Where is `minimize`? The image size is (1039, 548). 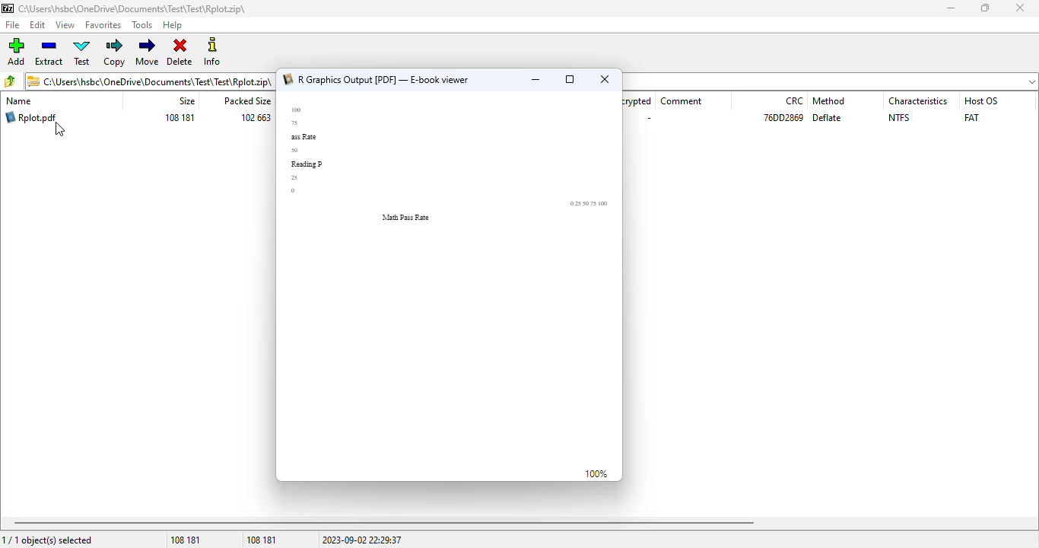
minimize is located at coordinates (950, 8).